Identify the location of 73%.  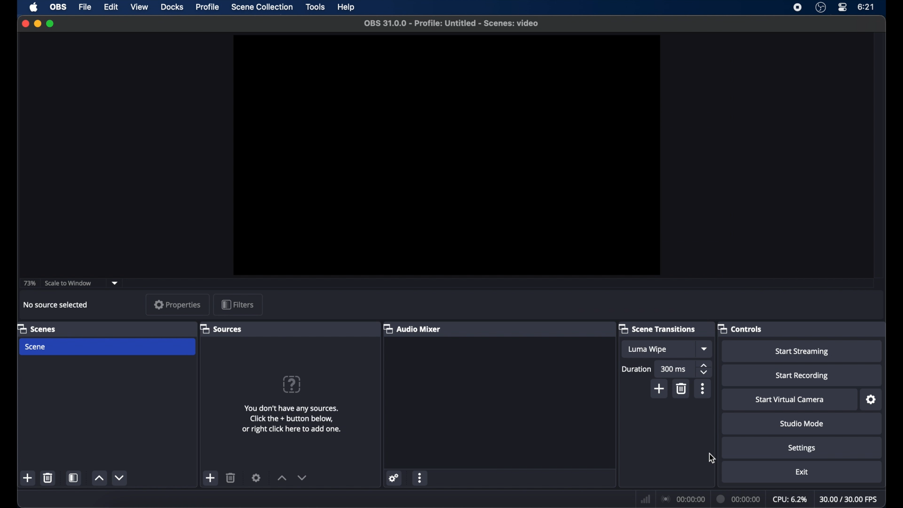
(29, 284).